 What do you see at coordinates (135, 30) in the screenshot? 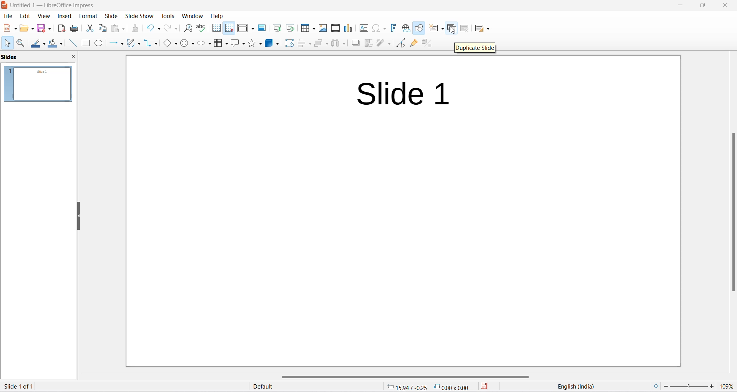
I see `clone formatting` at bounding box center [135, 30].